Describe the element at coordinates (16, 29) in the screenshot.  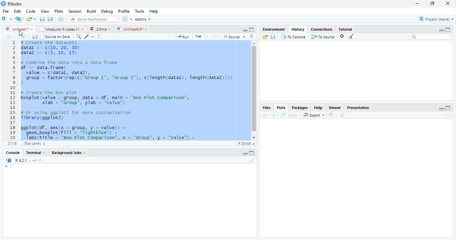
I see `Untitled1*` at that location.